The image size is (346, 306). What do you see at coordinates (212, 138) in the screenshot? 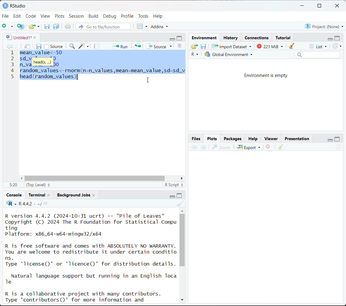
I see `Plots` at bounding box center [212, 138].